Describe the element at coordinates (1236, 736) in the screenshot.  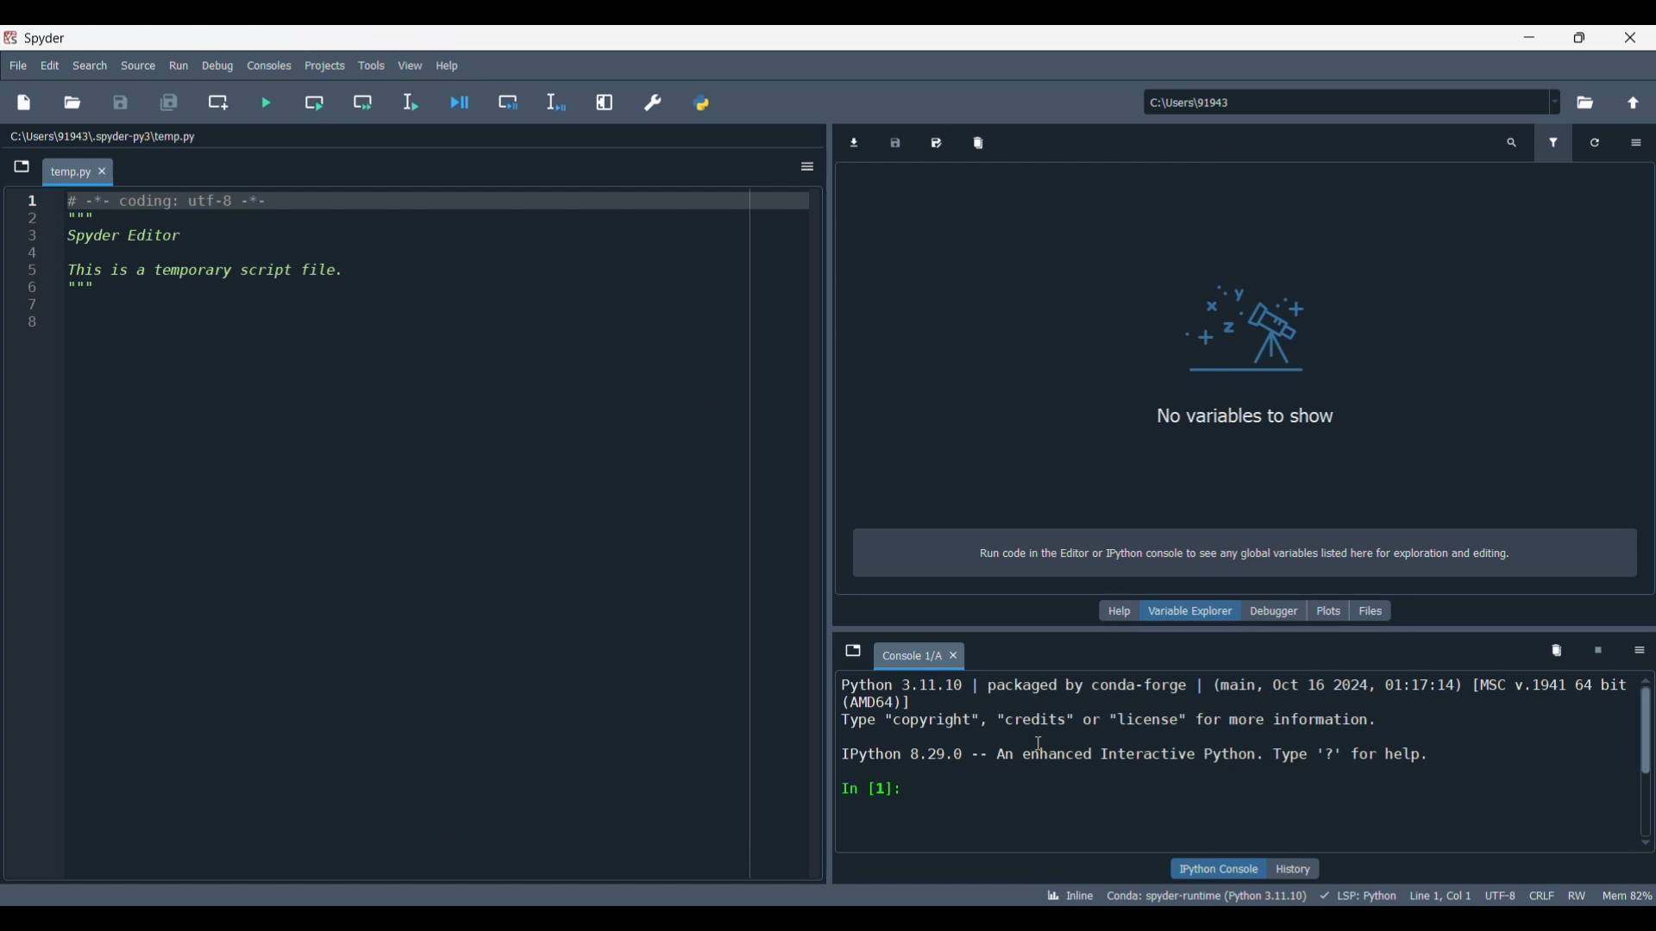
I see `Code details` at that location.